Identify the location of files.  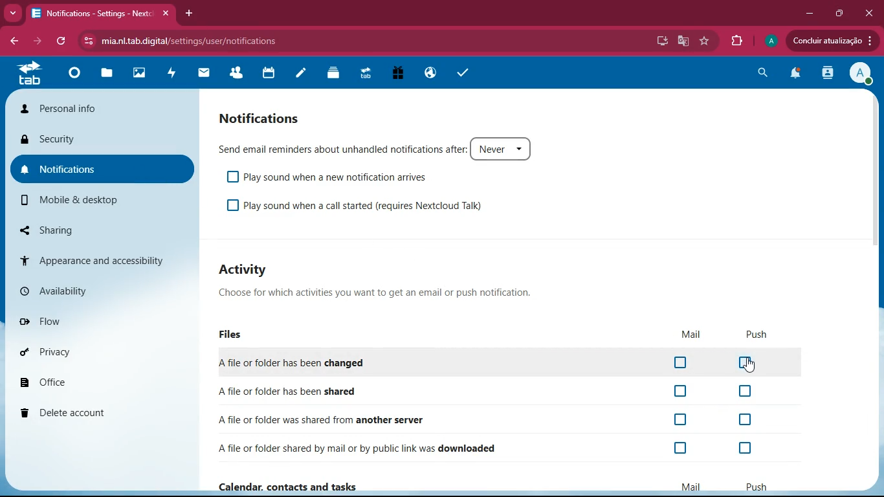
(232, 335).